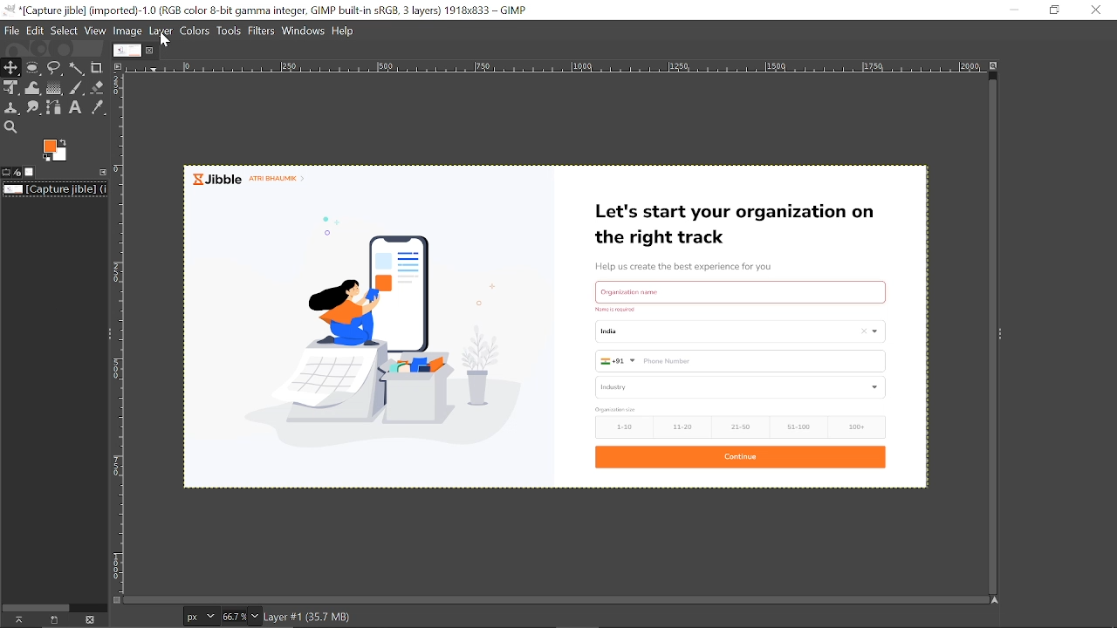 The height and width of the screenshot is (628, 1117). I want to click on Ellipse select tool, so click(33, 68).